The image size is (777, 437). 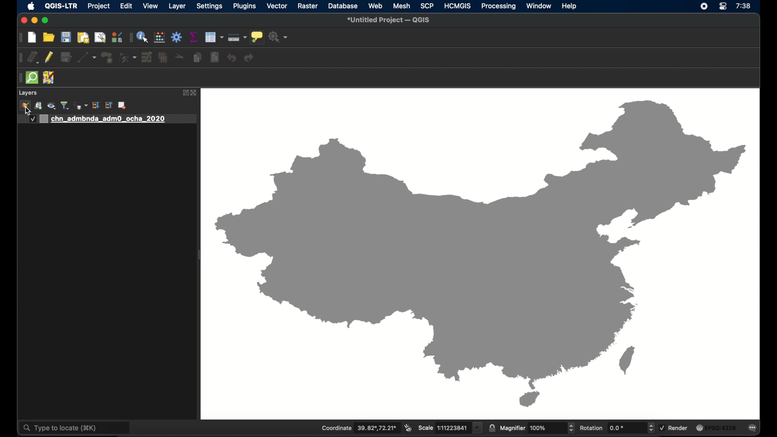 I want to click on increase/decrease arrow, so click(x=651, y=429).